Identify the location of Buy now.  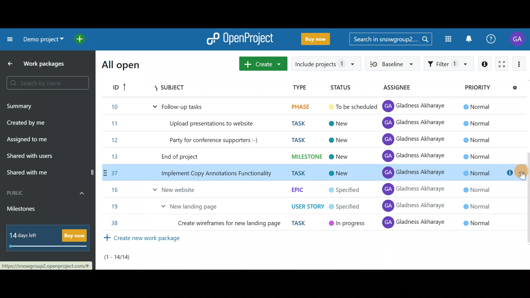
(316, 39).